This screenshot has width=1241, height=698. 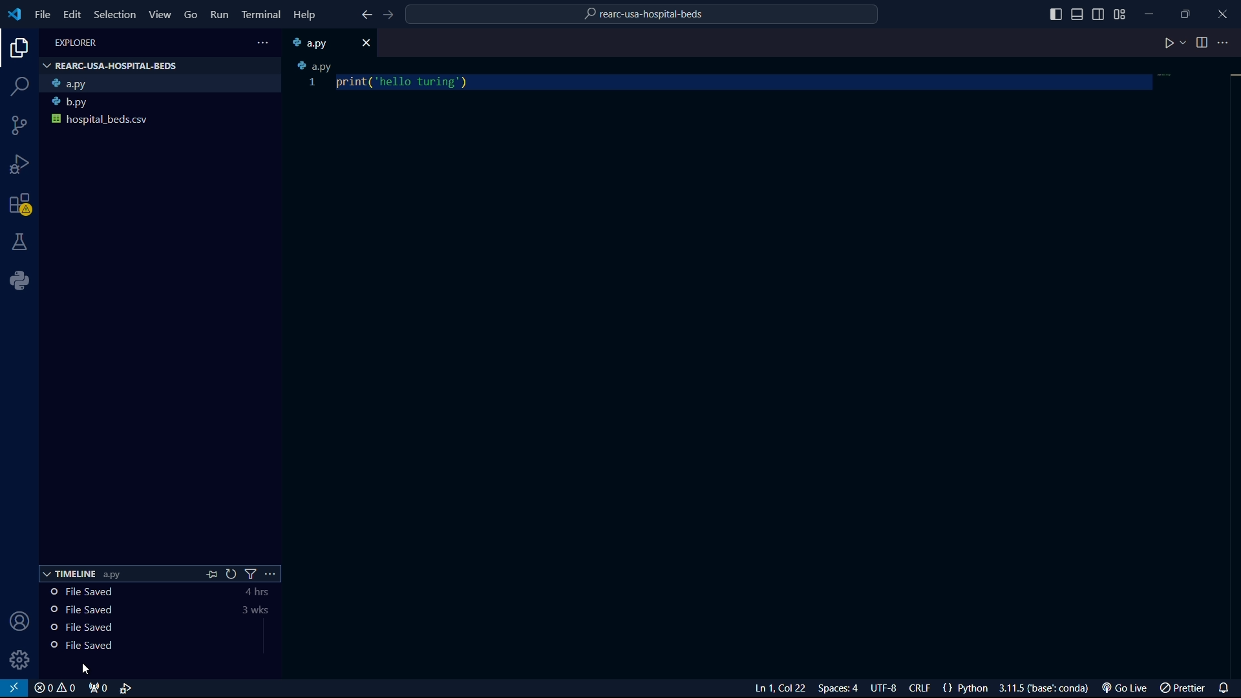 I want to click on manage, so click(x=21, y=660).